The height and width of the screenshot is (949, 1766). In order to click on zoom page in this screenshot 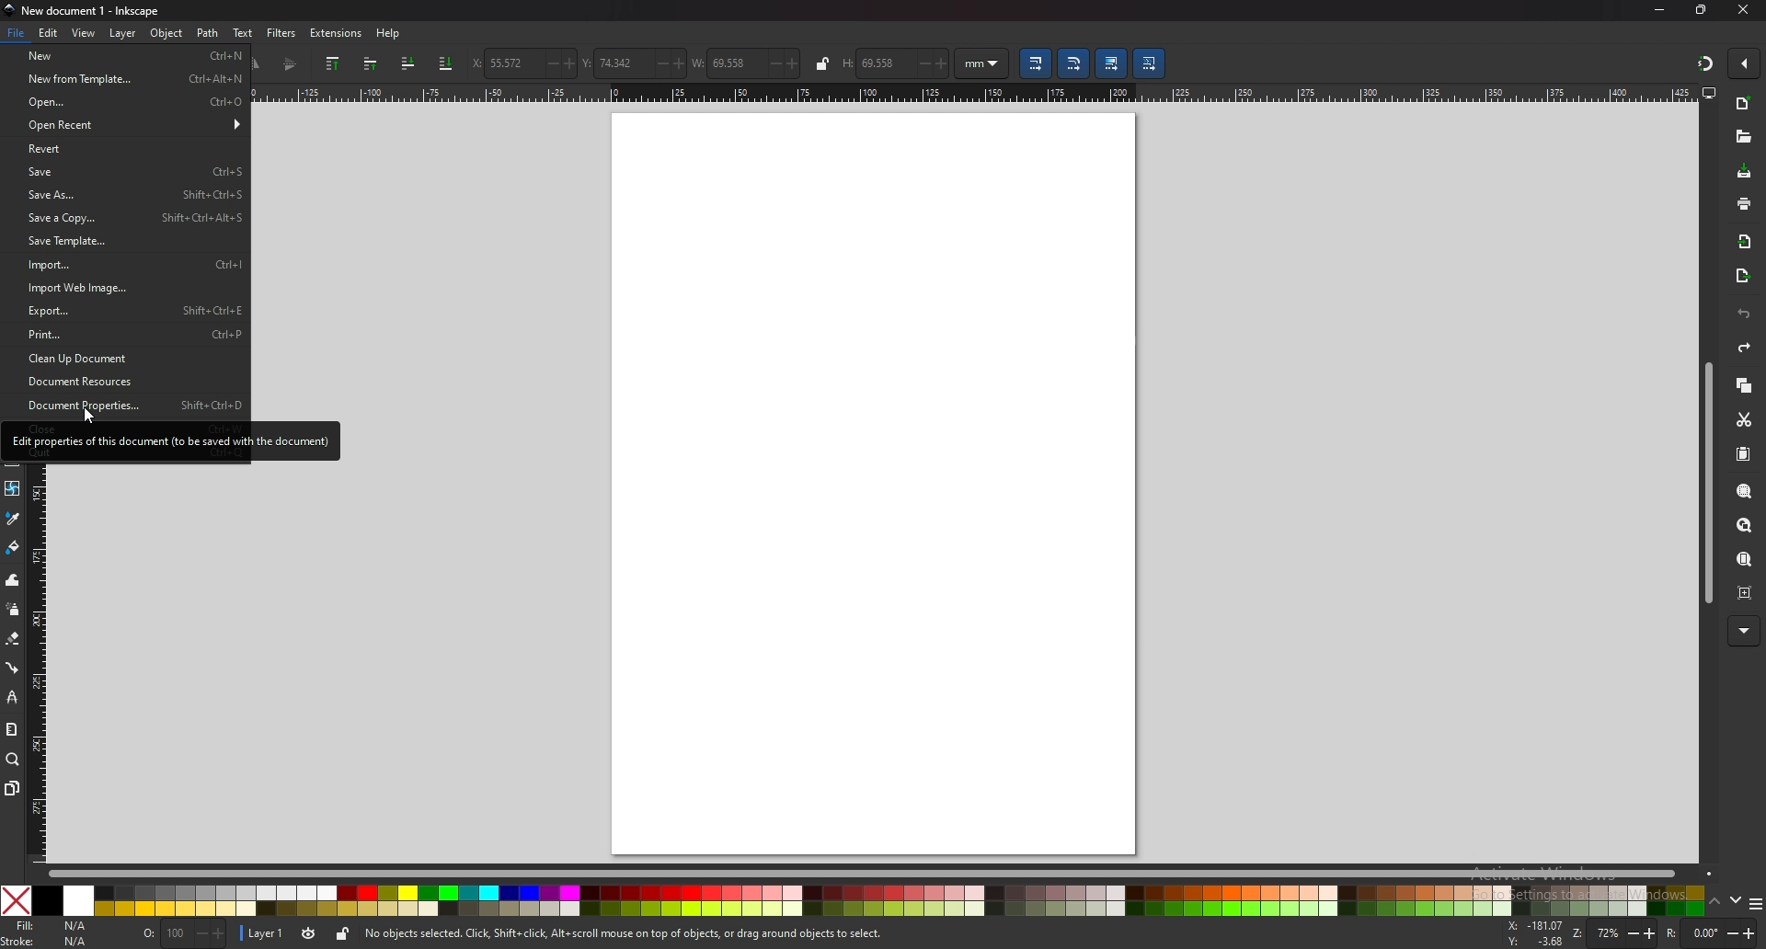, I will do `click(1745, 559)`.